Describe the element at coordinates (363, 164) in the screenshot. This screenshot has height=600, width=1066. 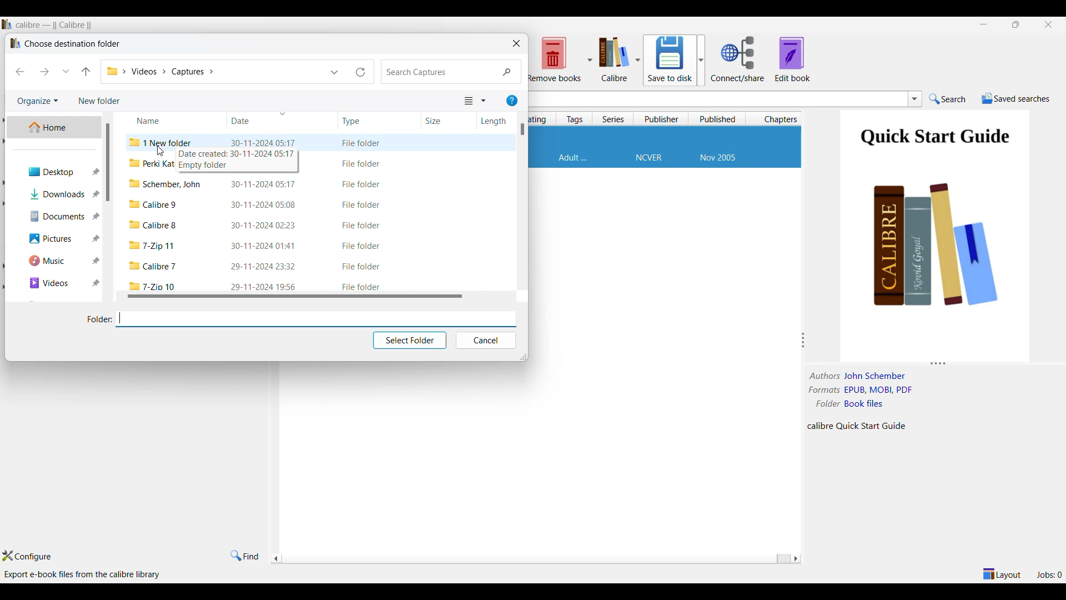
I see `file folder` at that location.